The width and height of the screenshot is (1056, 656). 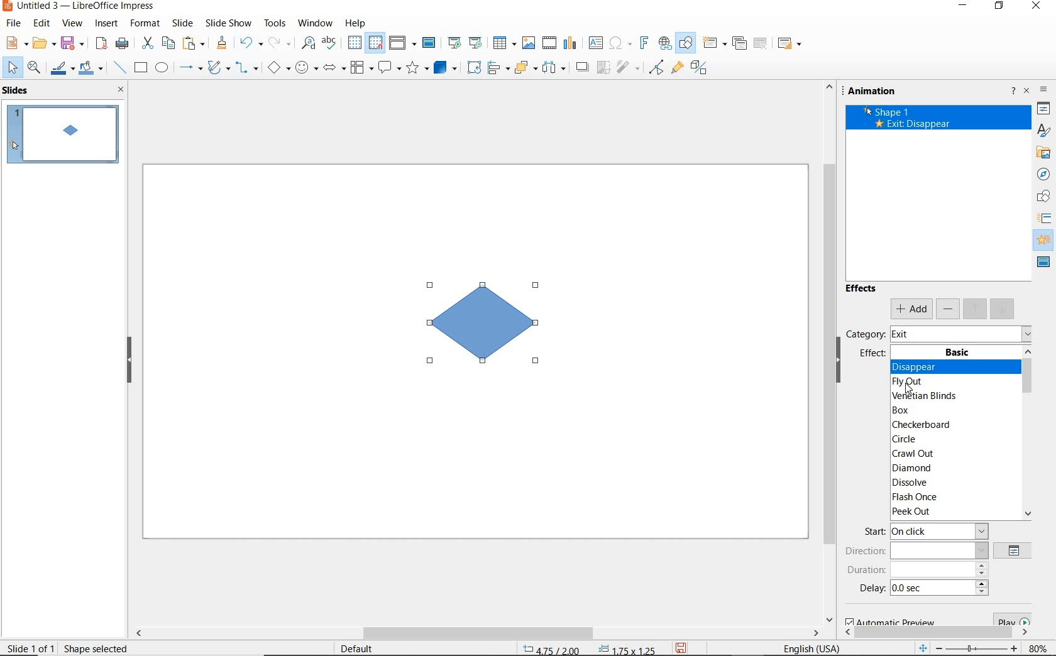 What do you see at coordinates (1014, 92) in the screenshot?
I see `help about this sidebar` at bounding box center [1014, 92].